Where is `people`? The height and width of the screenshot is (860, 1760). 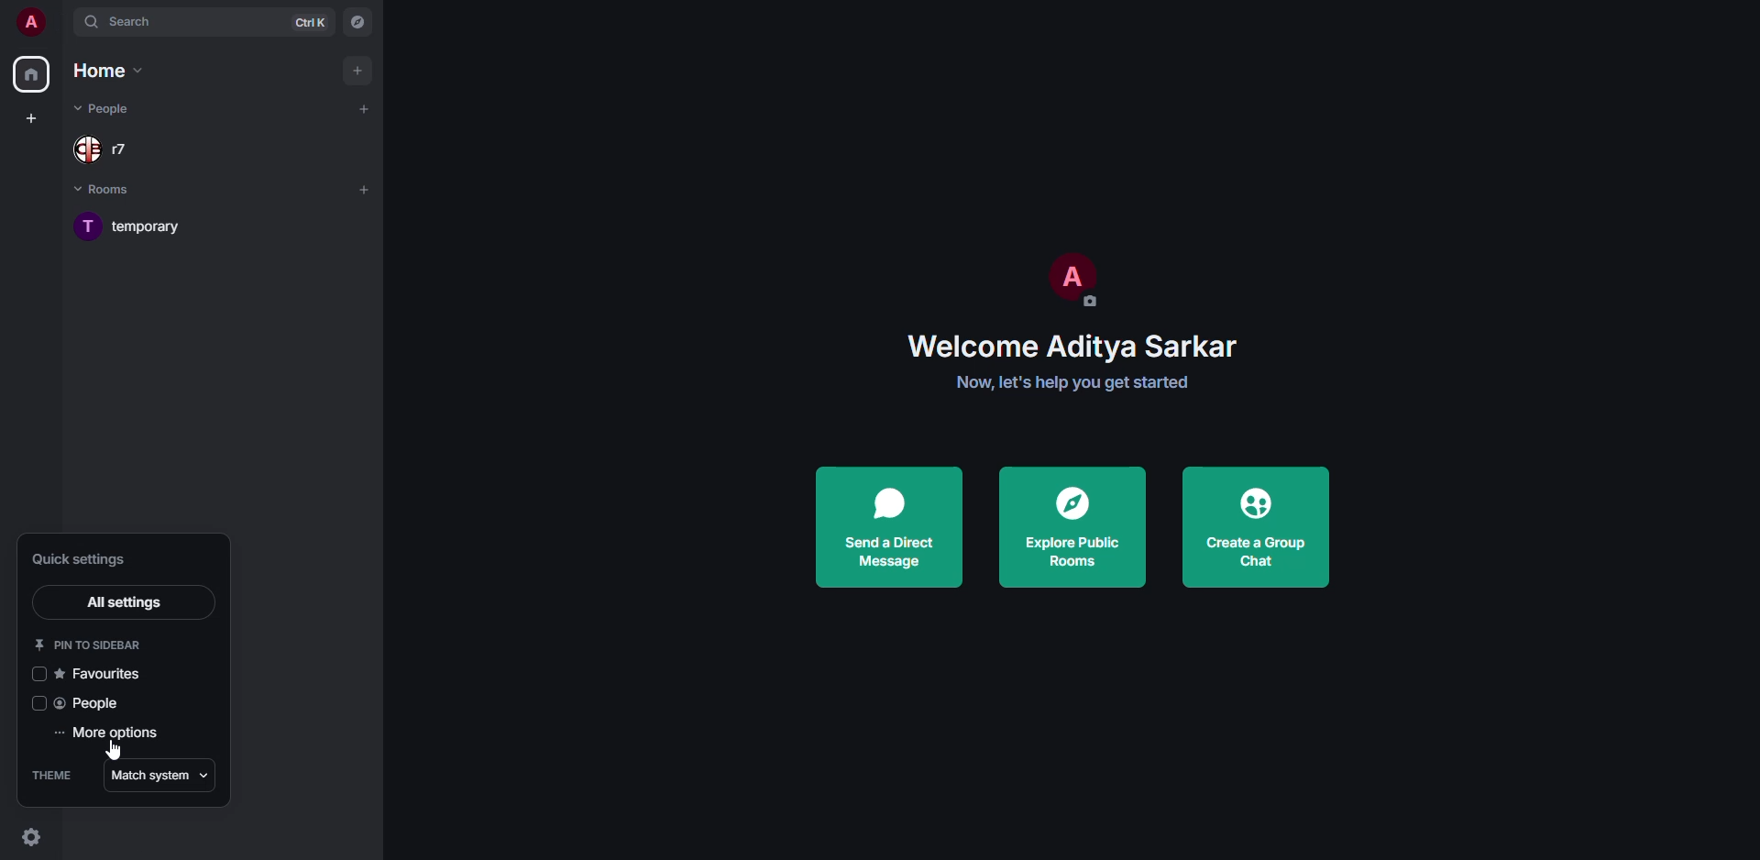 people is located at coordinates (121, 149).